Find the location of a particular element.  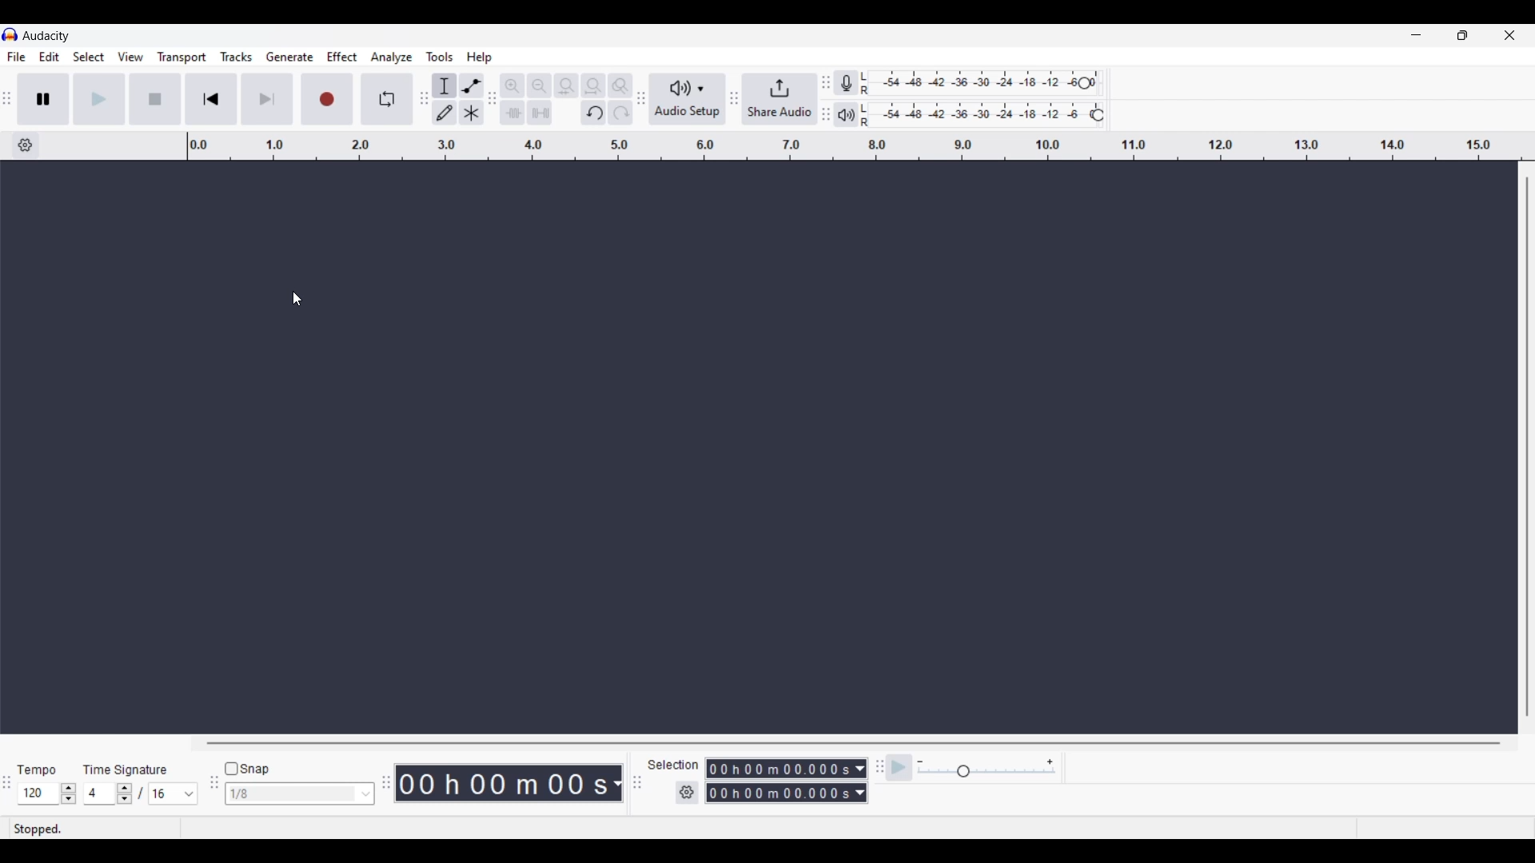

Software name is located at coordinates (46, 35).